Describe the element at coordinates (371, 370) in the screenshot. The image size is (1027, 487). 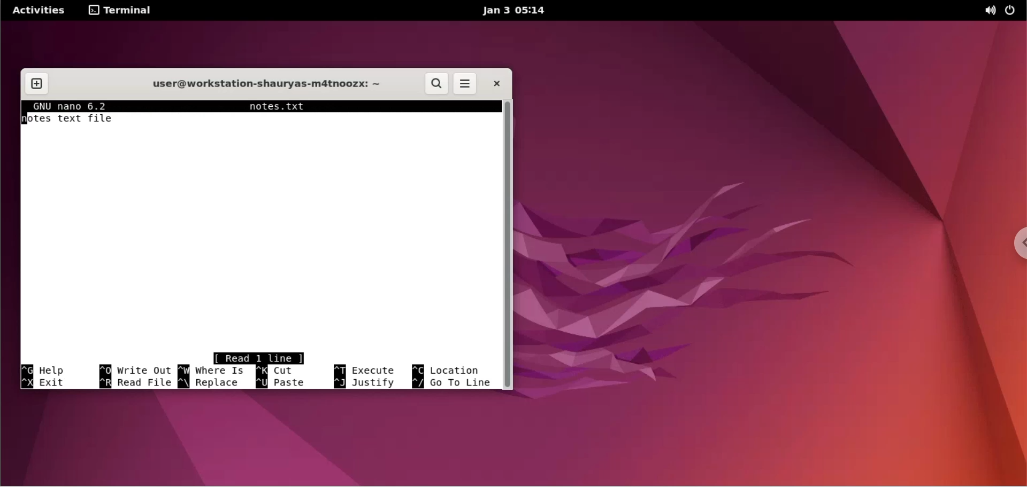
I see `^ T execute` at that location.